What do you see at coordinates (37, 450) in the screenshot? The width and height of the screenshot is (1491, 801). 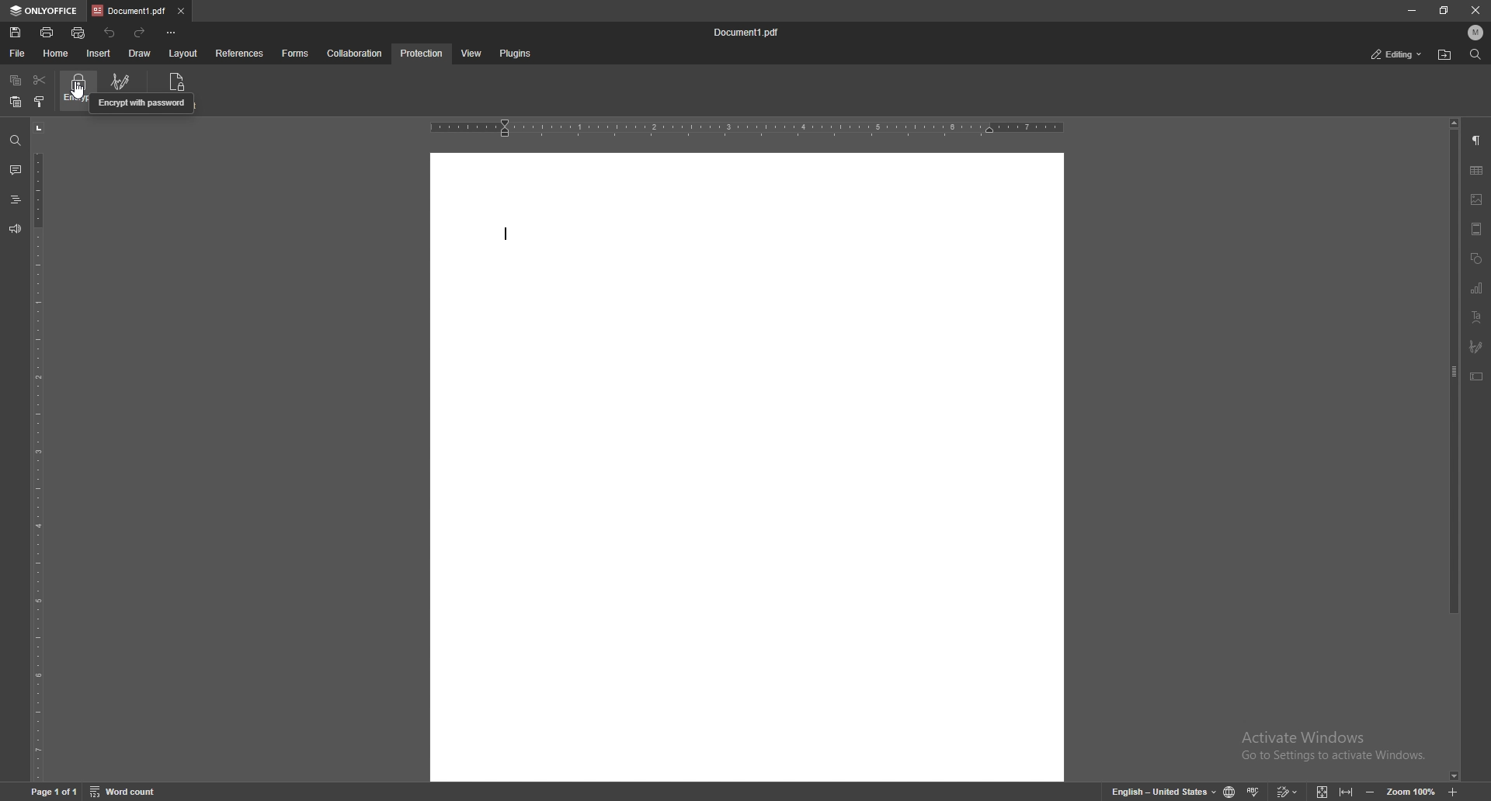 I see `vertical scale` at bounding box center [37, 450].